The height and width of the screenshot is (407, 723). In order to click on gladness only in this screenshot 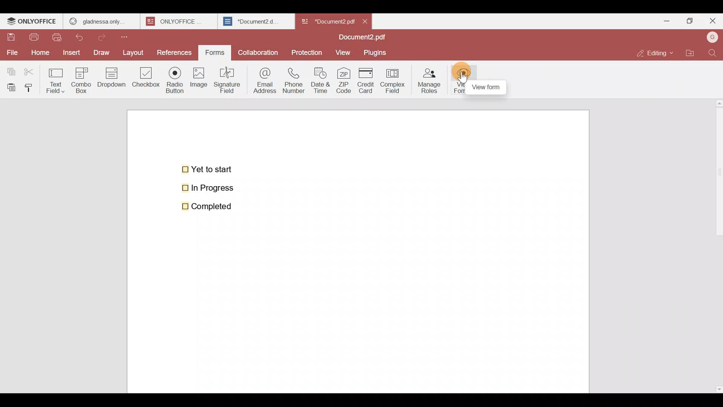, I will do `click(101, 20)`.